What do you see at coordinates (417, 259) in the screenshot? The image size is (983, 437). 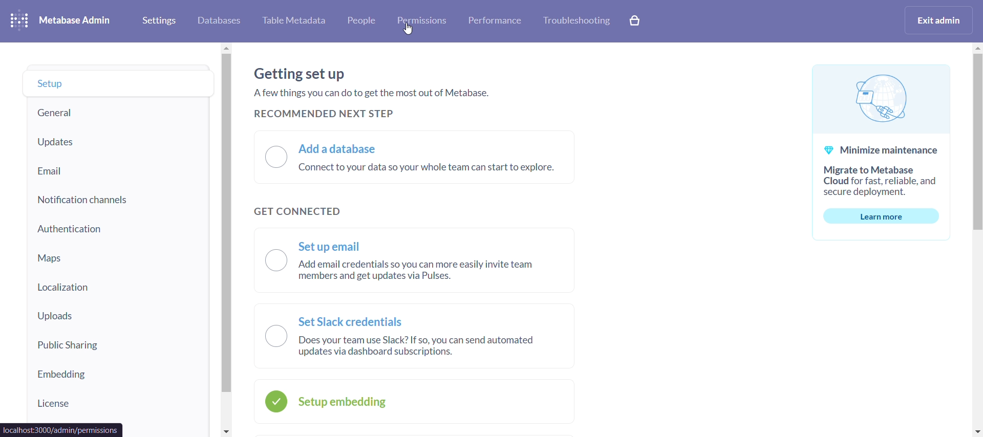 I see `set up email` at bounding box center [417, 259].